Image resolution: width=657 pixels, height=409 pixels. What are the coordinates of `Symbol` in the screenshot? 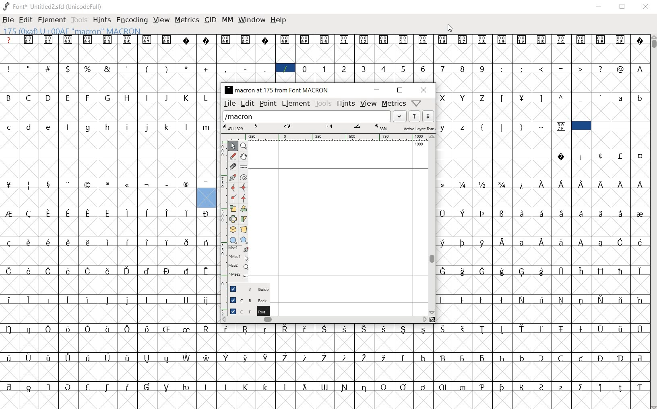 It's located at (227, 328).